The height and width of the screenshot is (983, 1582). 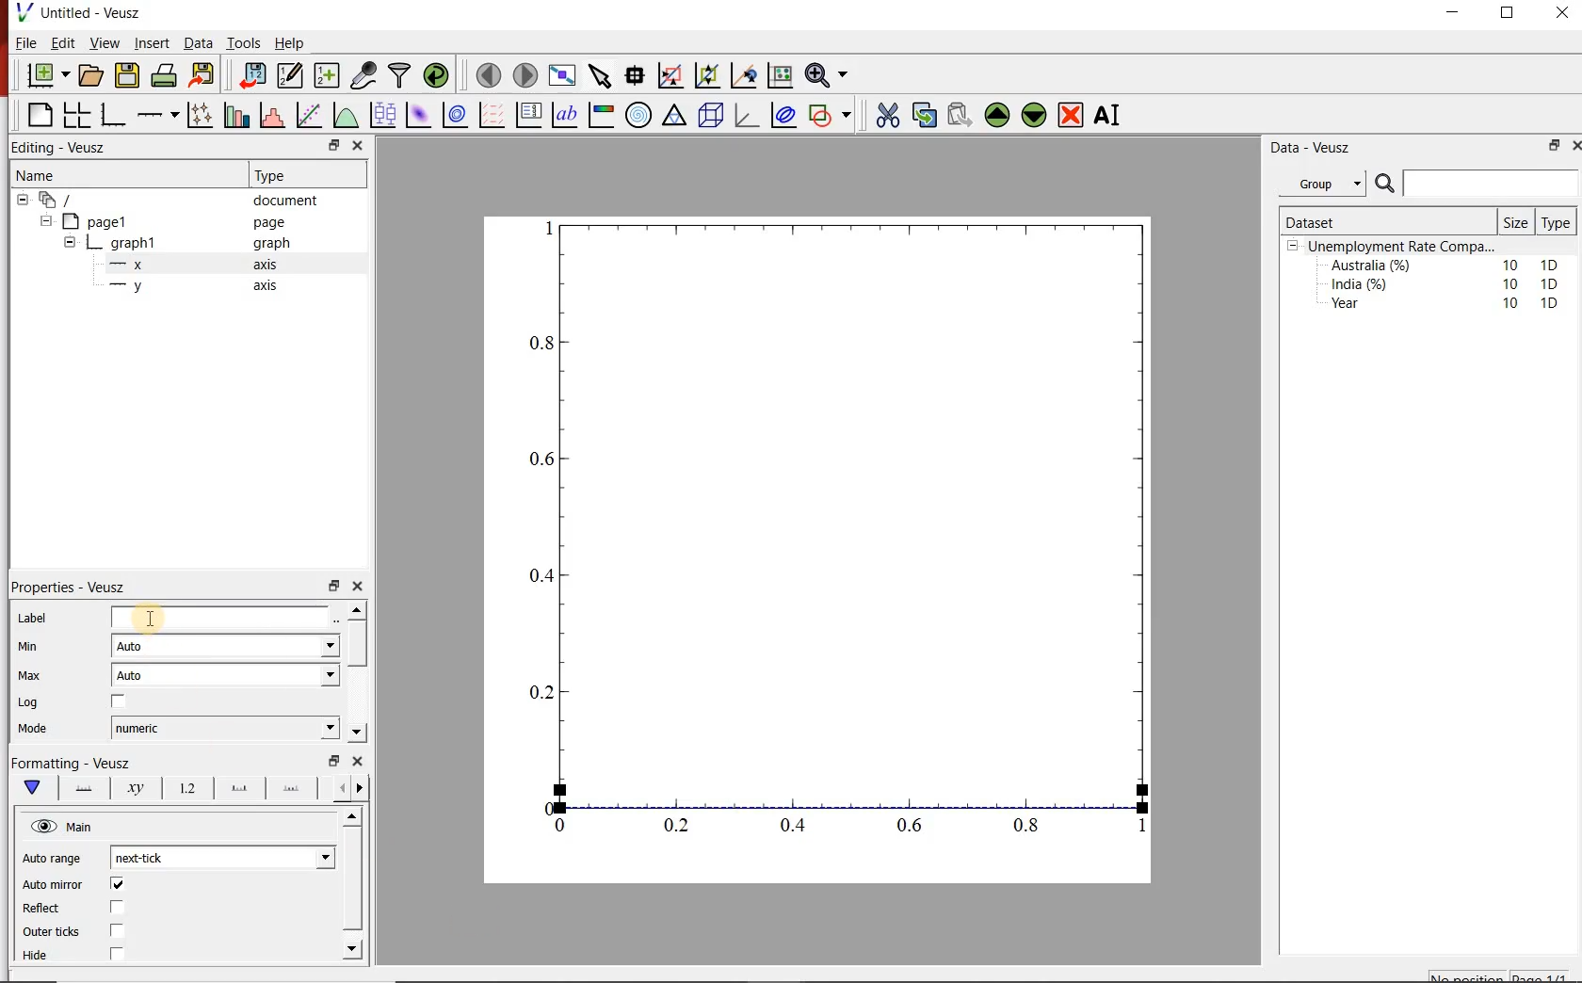 I want to click on import document, so click(x=254, y=73).